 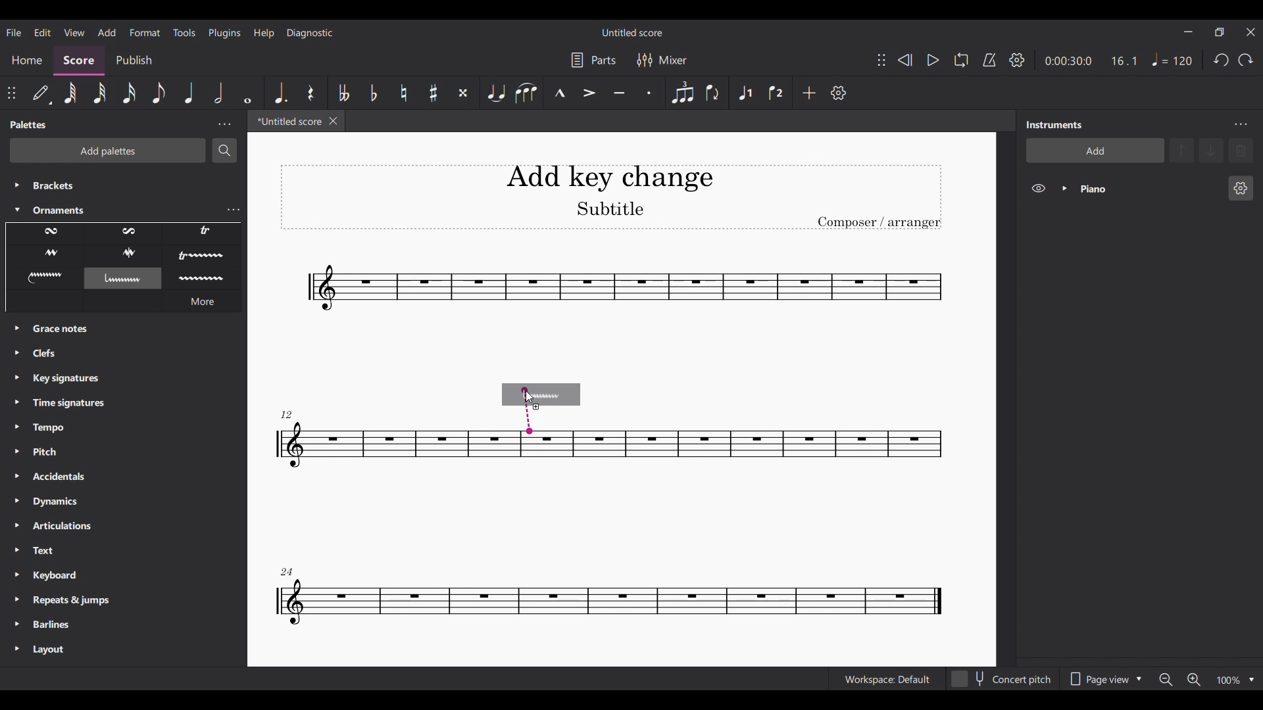 What do you see at coordinates (1229, 681) in the screenshot?
I see `Current zoom factor` at bounding box center [1229, 681].